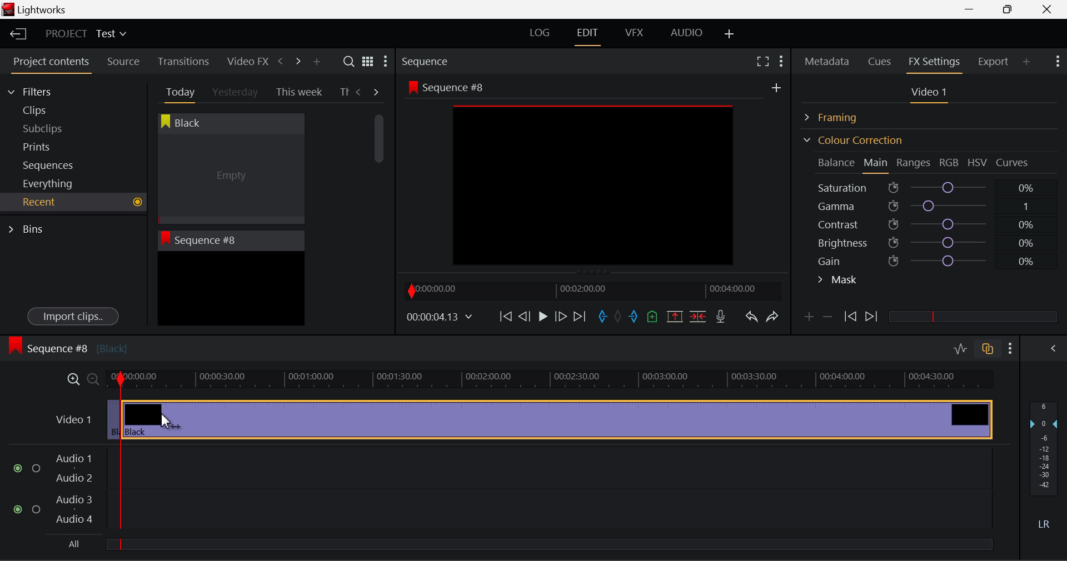 The height and width of the screenshot is (561, 1067). Describe the element at coordinates (14, 34) in the screenshot. I see `Back to Homepage` at that location.